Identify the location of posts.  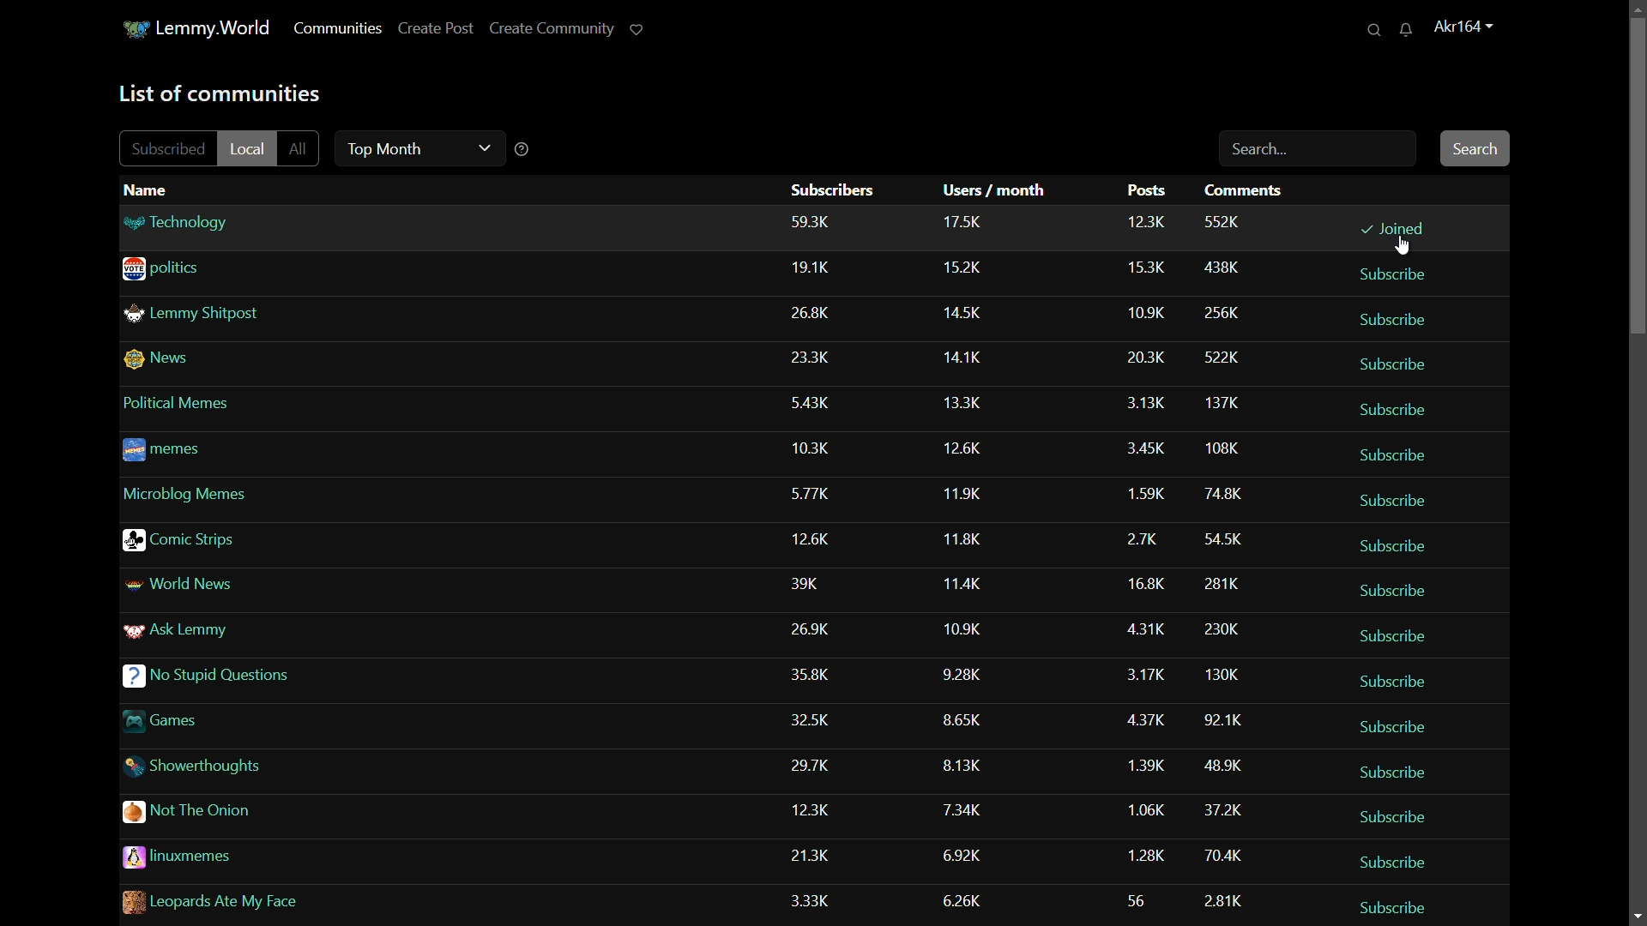
(1139, 442).